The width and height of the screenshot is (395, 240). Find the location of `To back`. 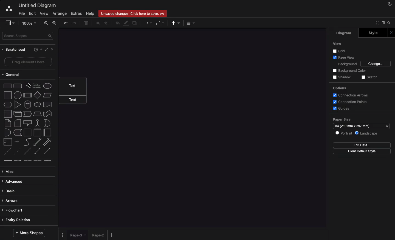

To back is located at coordinates (106, 23).